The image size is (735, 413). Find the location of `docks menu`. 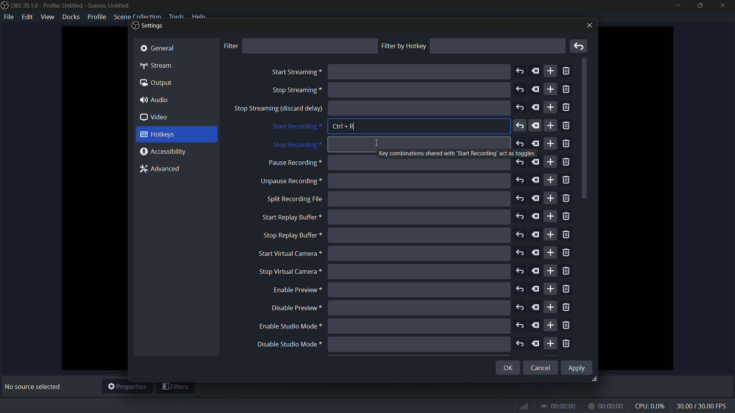

docks menu is located at coordinates (72, 16).